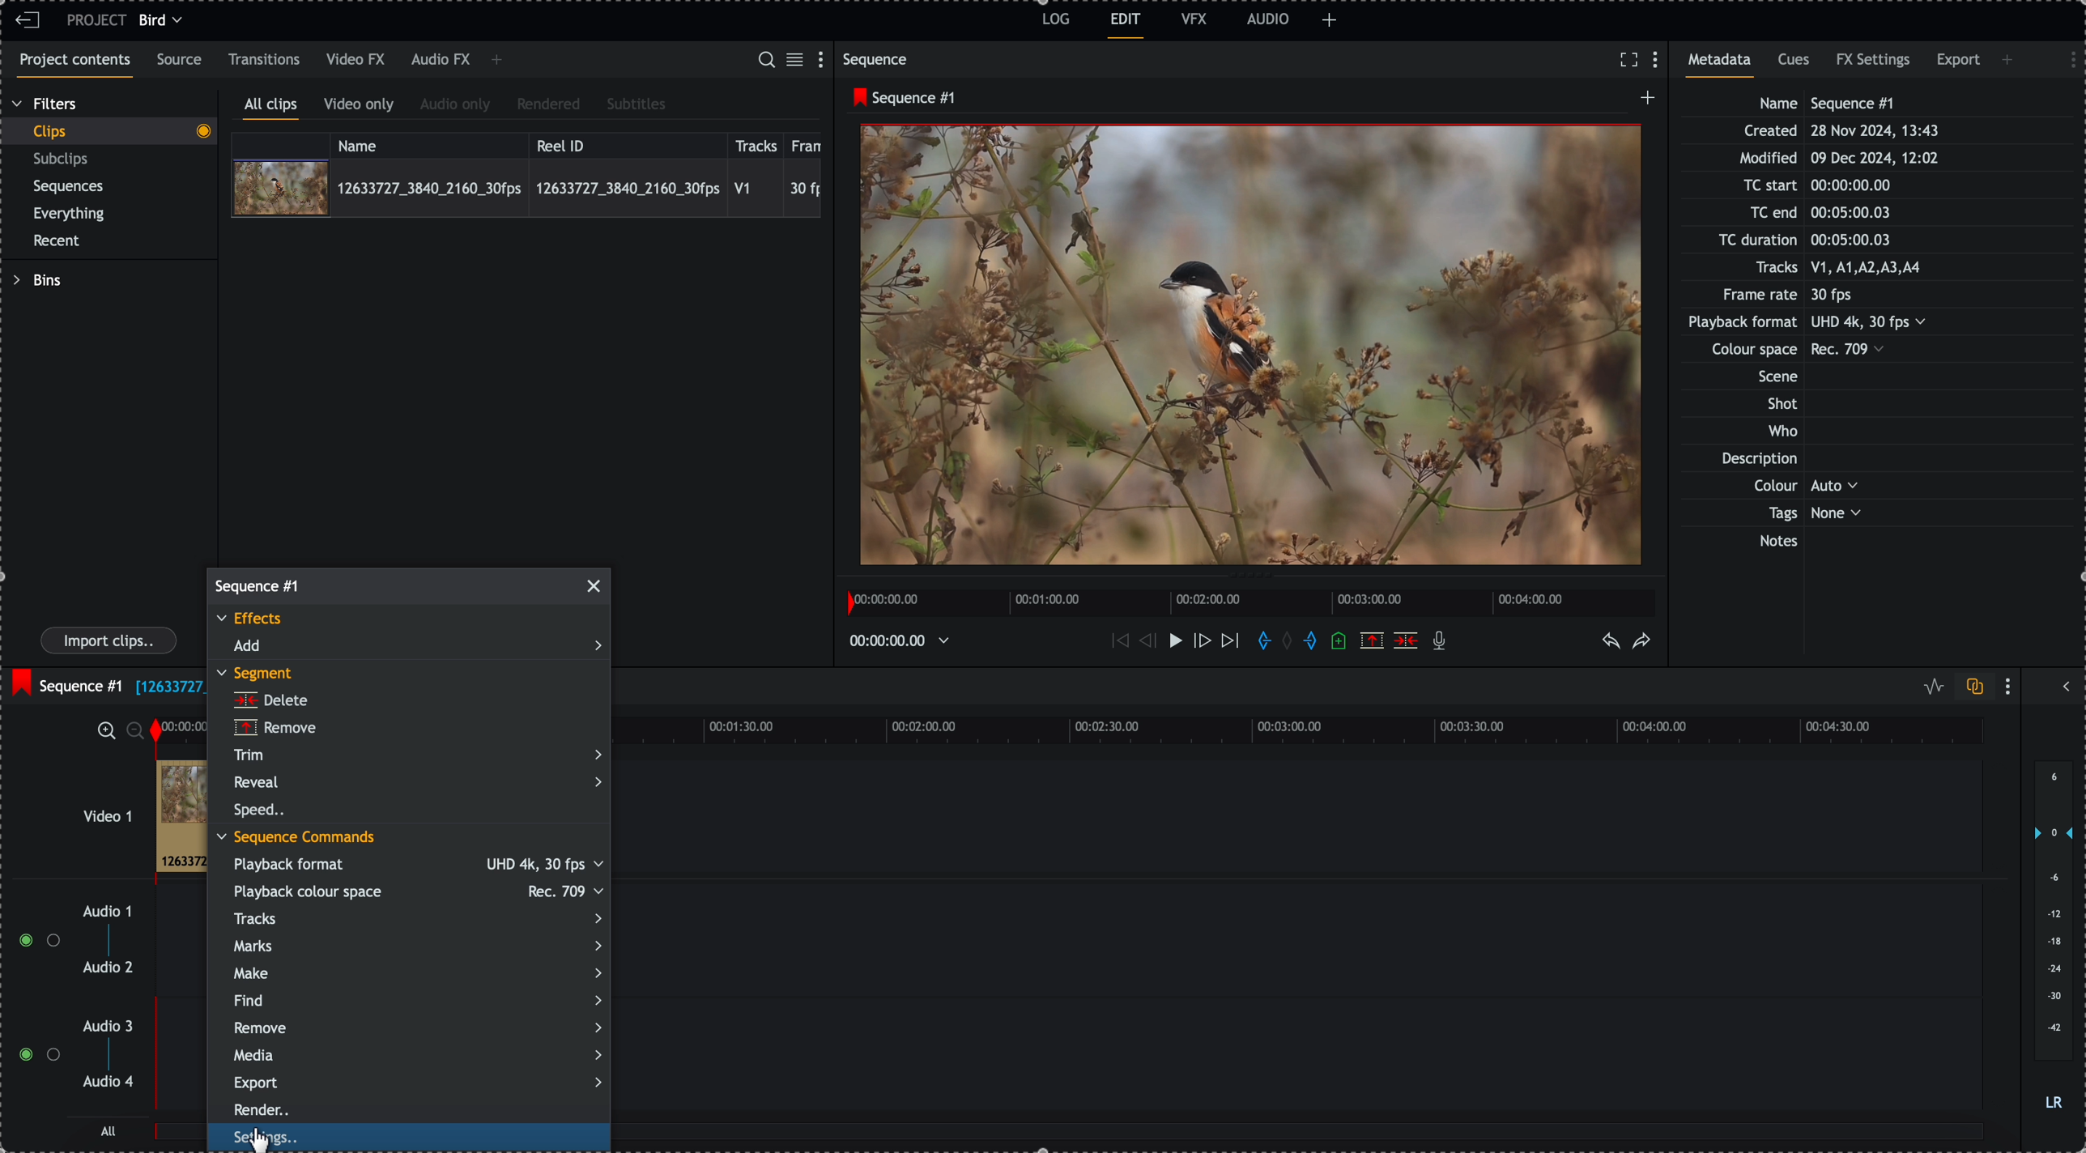 The height and width of the screenshot is (1153, 2086). Describe the element at coordinates (71, 66) in the screenshot. I see `project contents` at that location.